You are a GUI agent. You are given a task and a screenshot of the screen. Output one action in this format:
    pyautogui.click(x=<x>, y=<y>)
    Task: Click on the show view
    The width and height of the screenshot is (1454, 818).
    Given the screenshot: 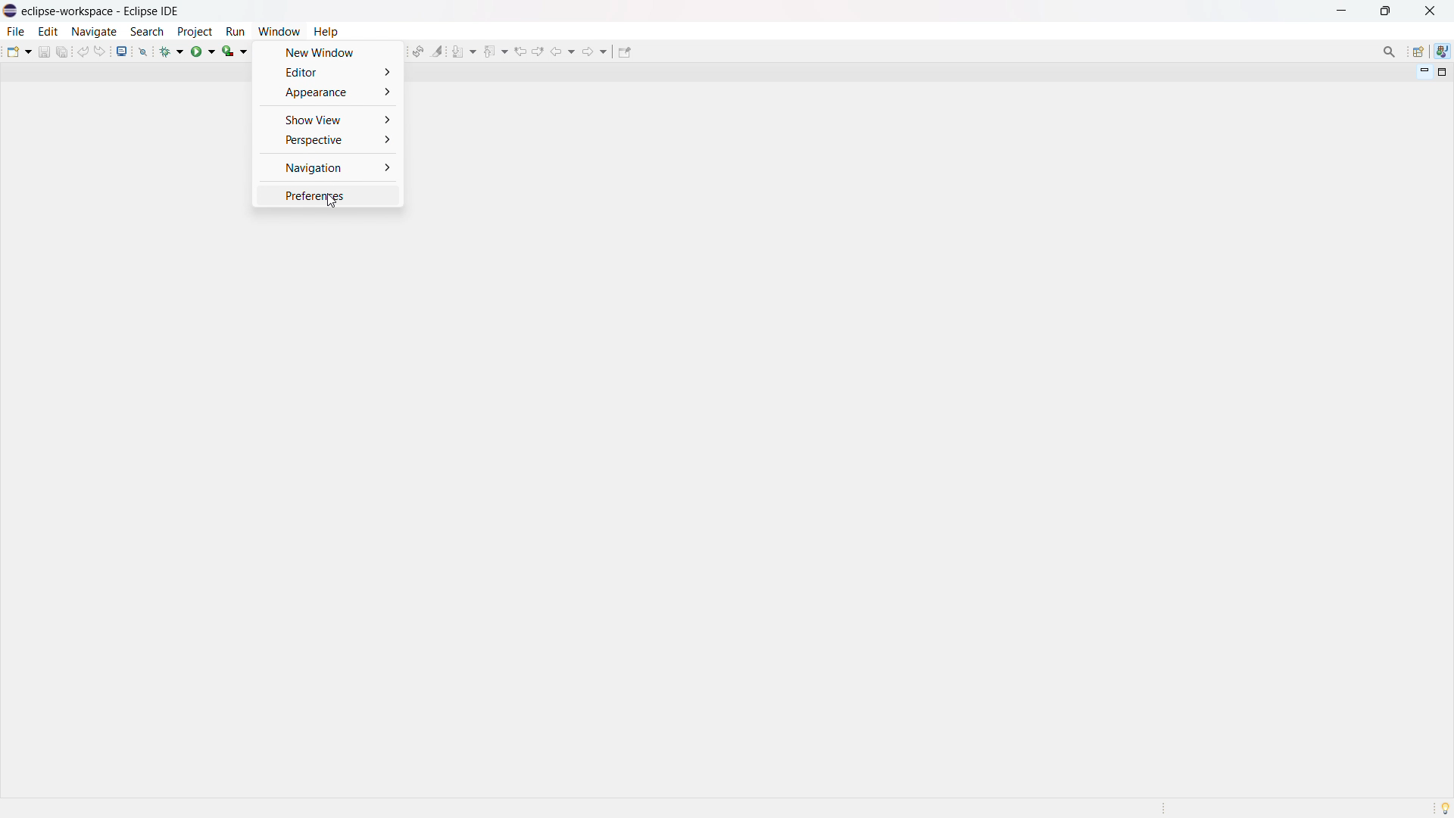 What is the action you would take?
    pyautogui.click(x=329, y=119)
    